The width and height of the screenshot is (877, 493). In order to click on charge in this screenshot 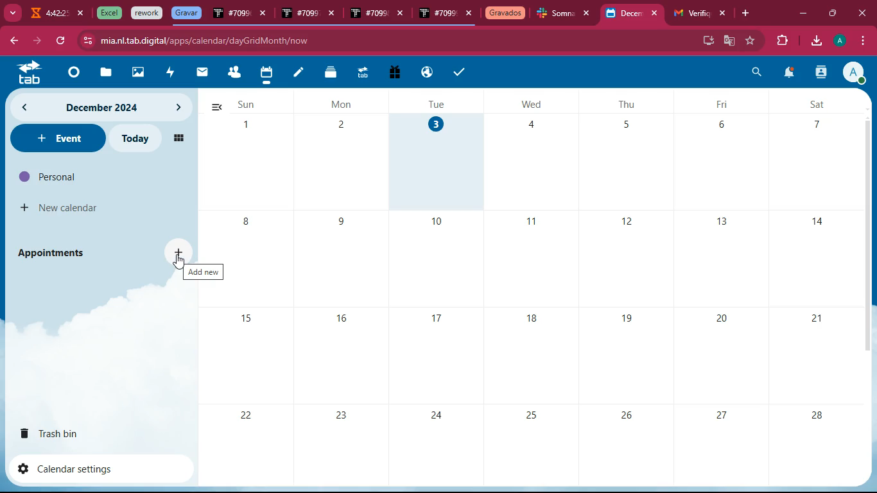, I will do `click(169, 73)`.